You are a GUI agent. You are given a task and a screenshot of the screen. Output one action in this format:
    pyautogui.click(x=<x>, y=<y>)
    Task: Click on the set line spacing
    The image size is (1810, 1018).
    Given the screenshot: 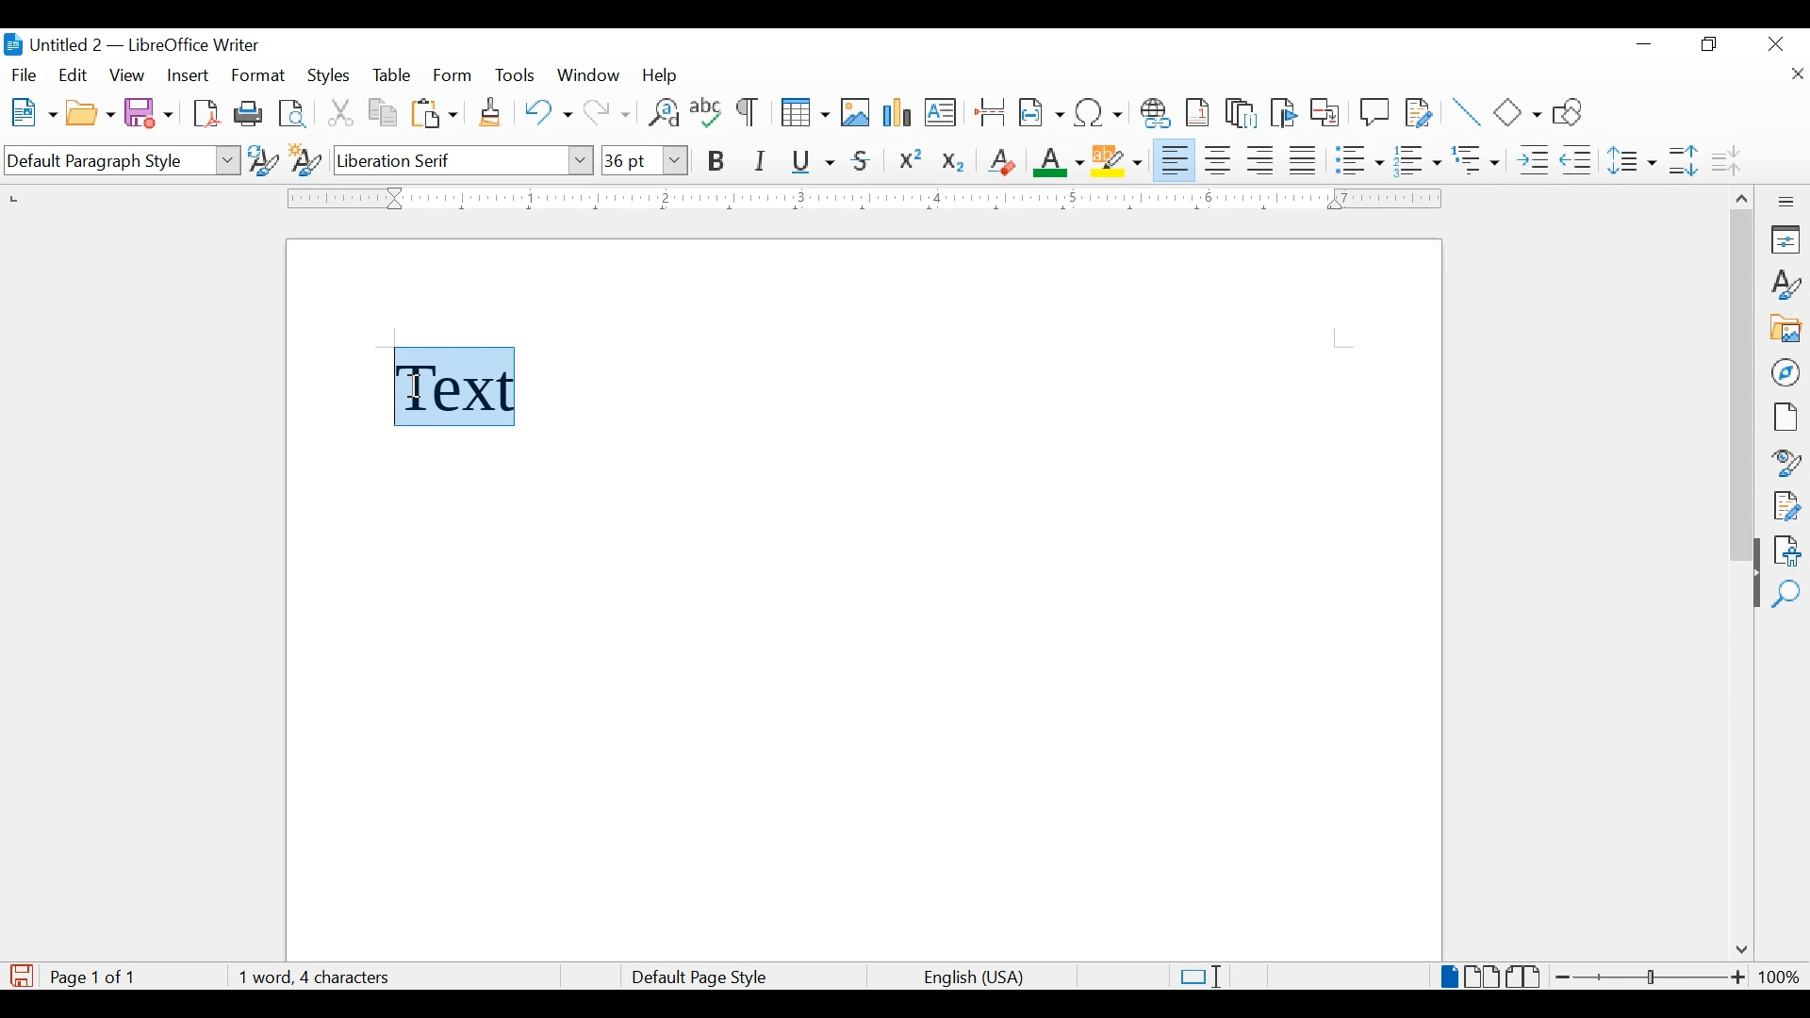 What is the action you would take?
    pyautogui.click(x=1634, y=160)
    